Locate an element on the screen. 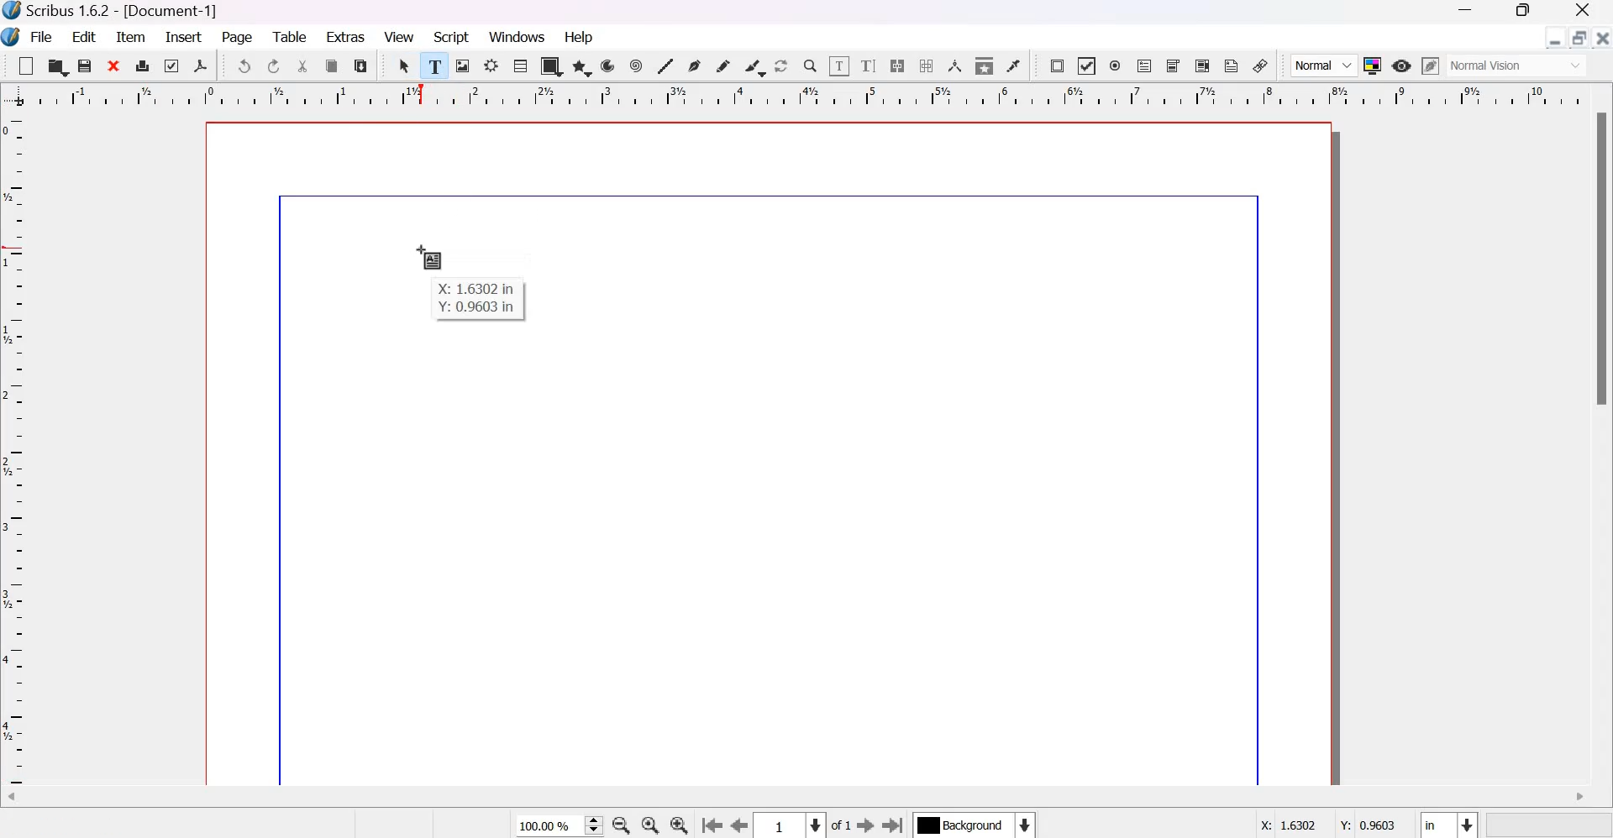  PDF list box is located at coordinates (1204, 65).